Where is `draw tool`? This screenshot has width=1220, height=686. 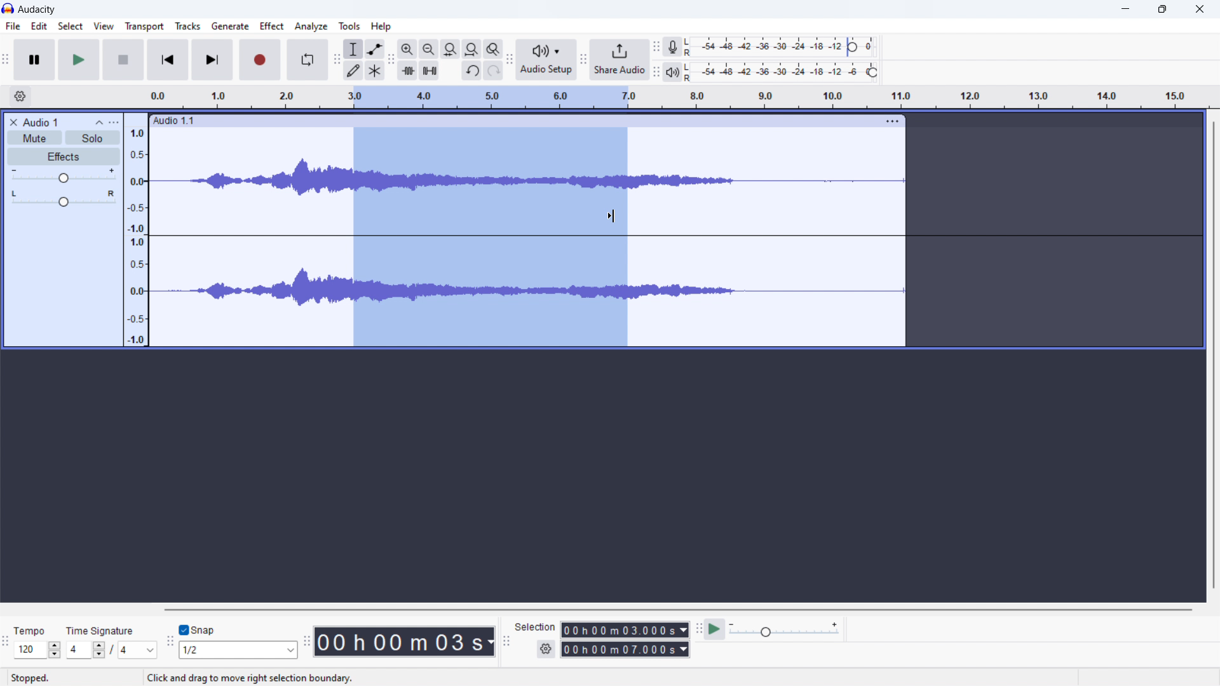
draw tool is located at coordinates (354, 71).